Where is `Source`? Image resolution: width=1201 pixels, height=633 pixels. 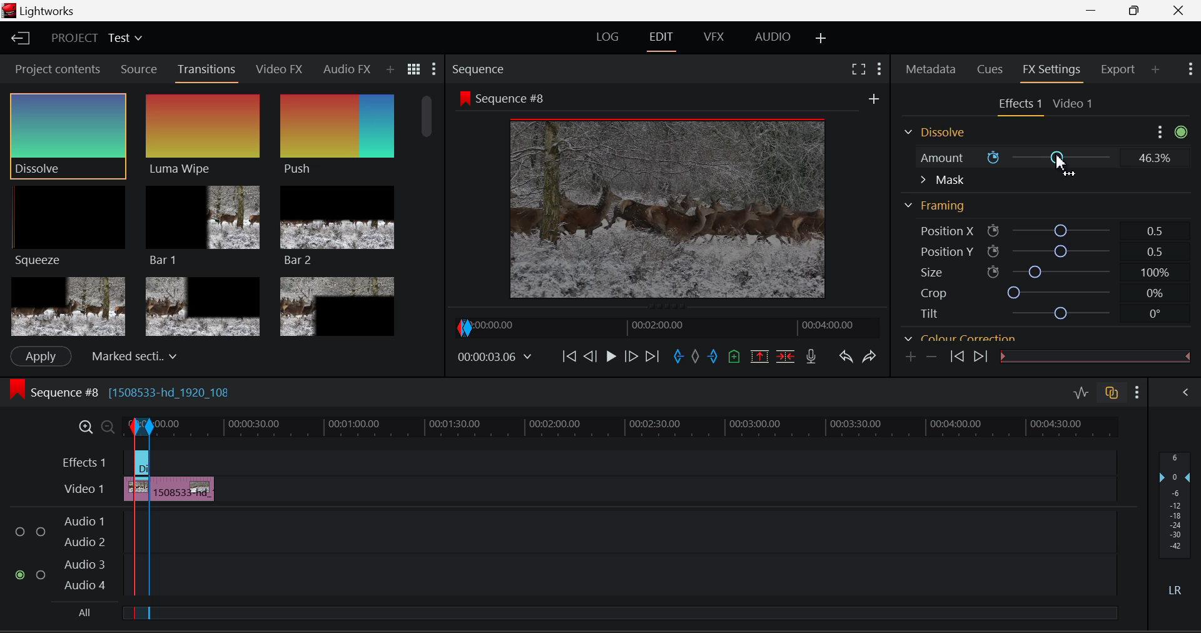
Source is located at coordinates (139, 69).